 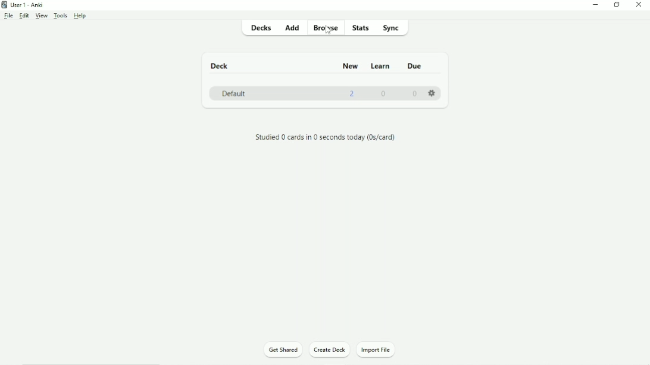 I want to click on Anki logo, so click(x=4, y=5).